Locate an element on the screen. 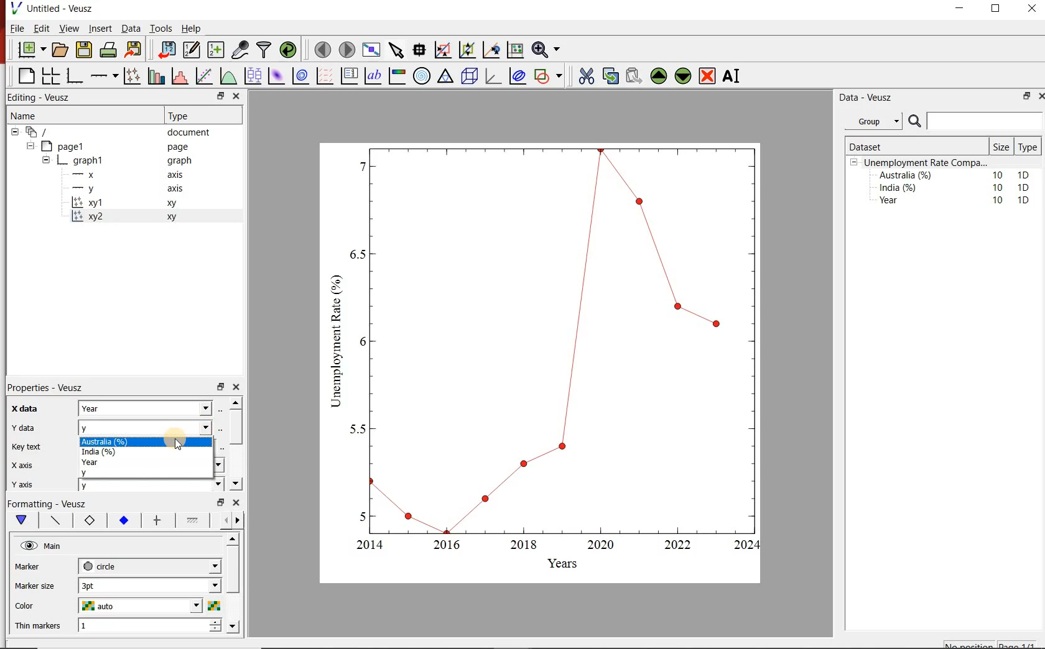 Image resolution: width=1045 pixels, height=649 pixels. choose color is located at coordinates (213, 605).